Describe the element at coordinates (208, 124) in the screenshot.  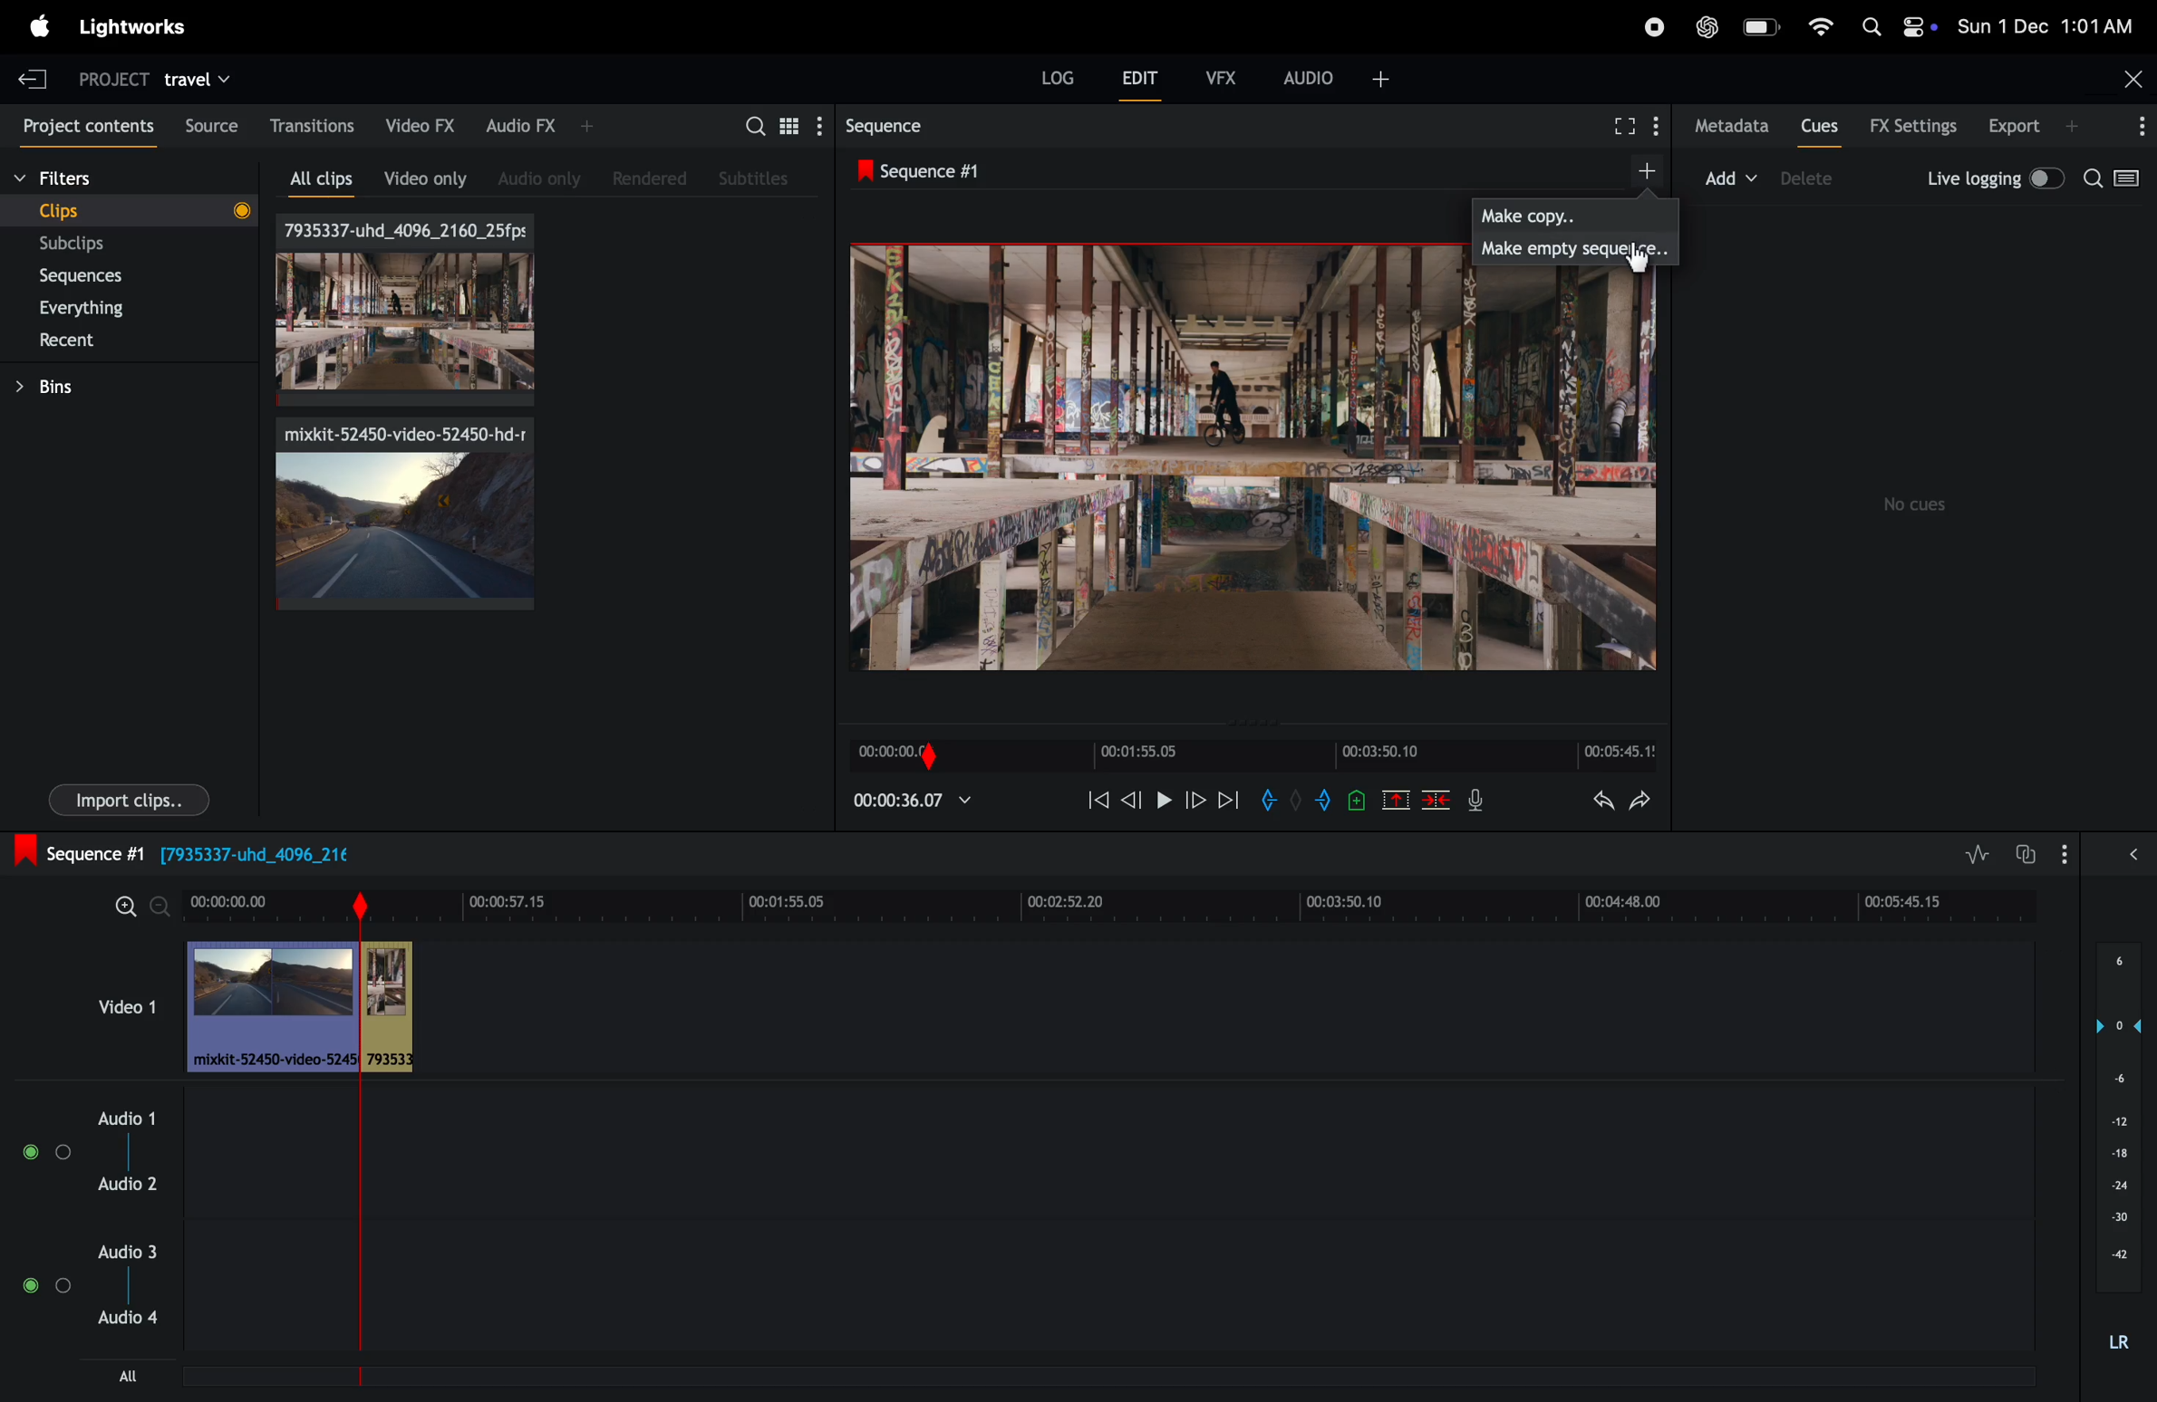
I see `source` at that location.